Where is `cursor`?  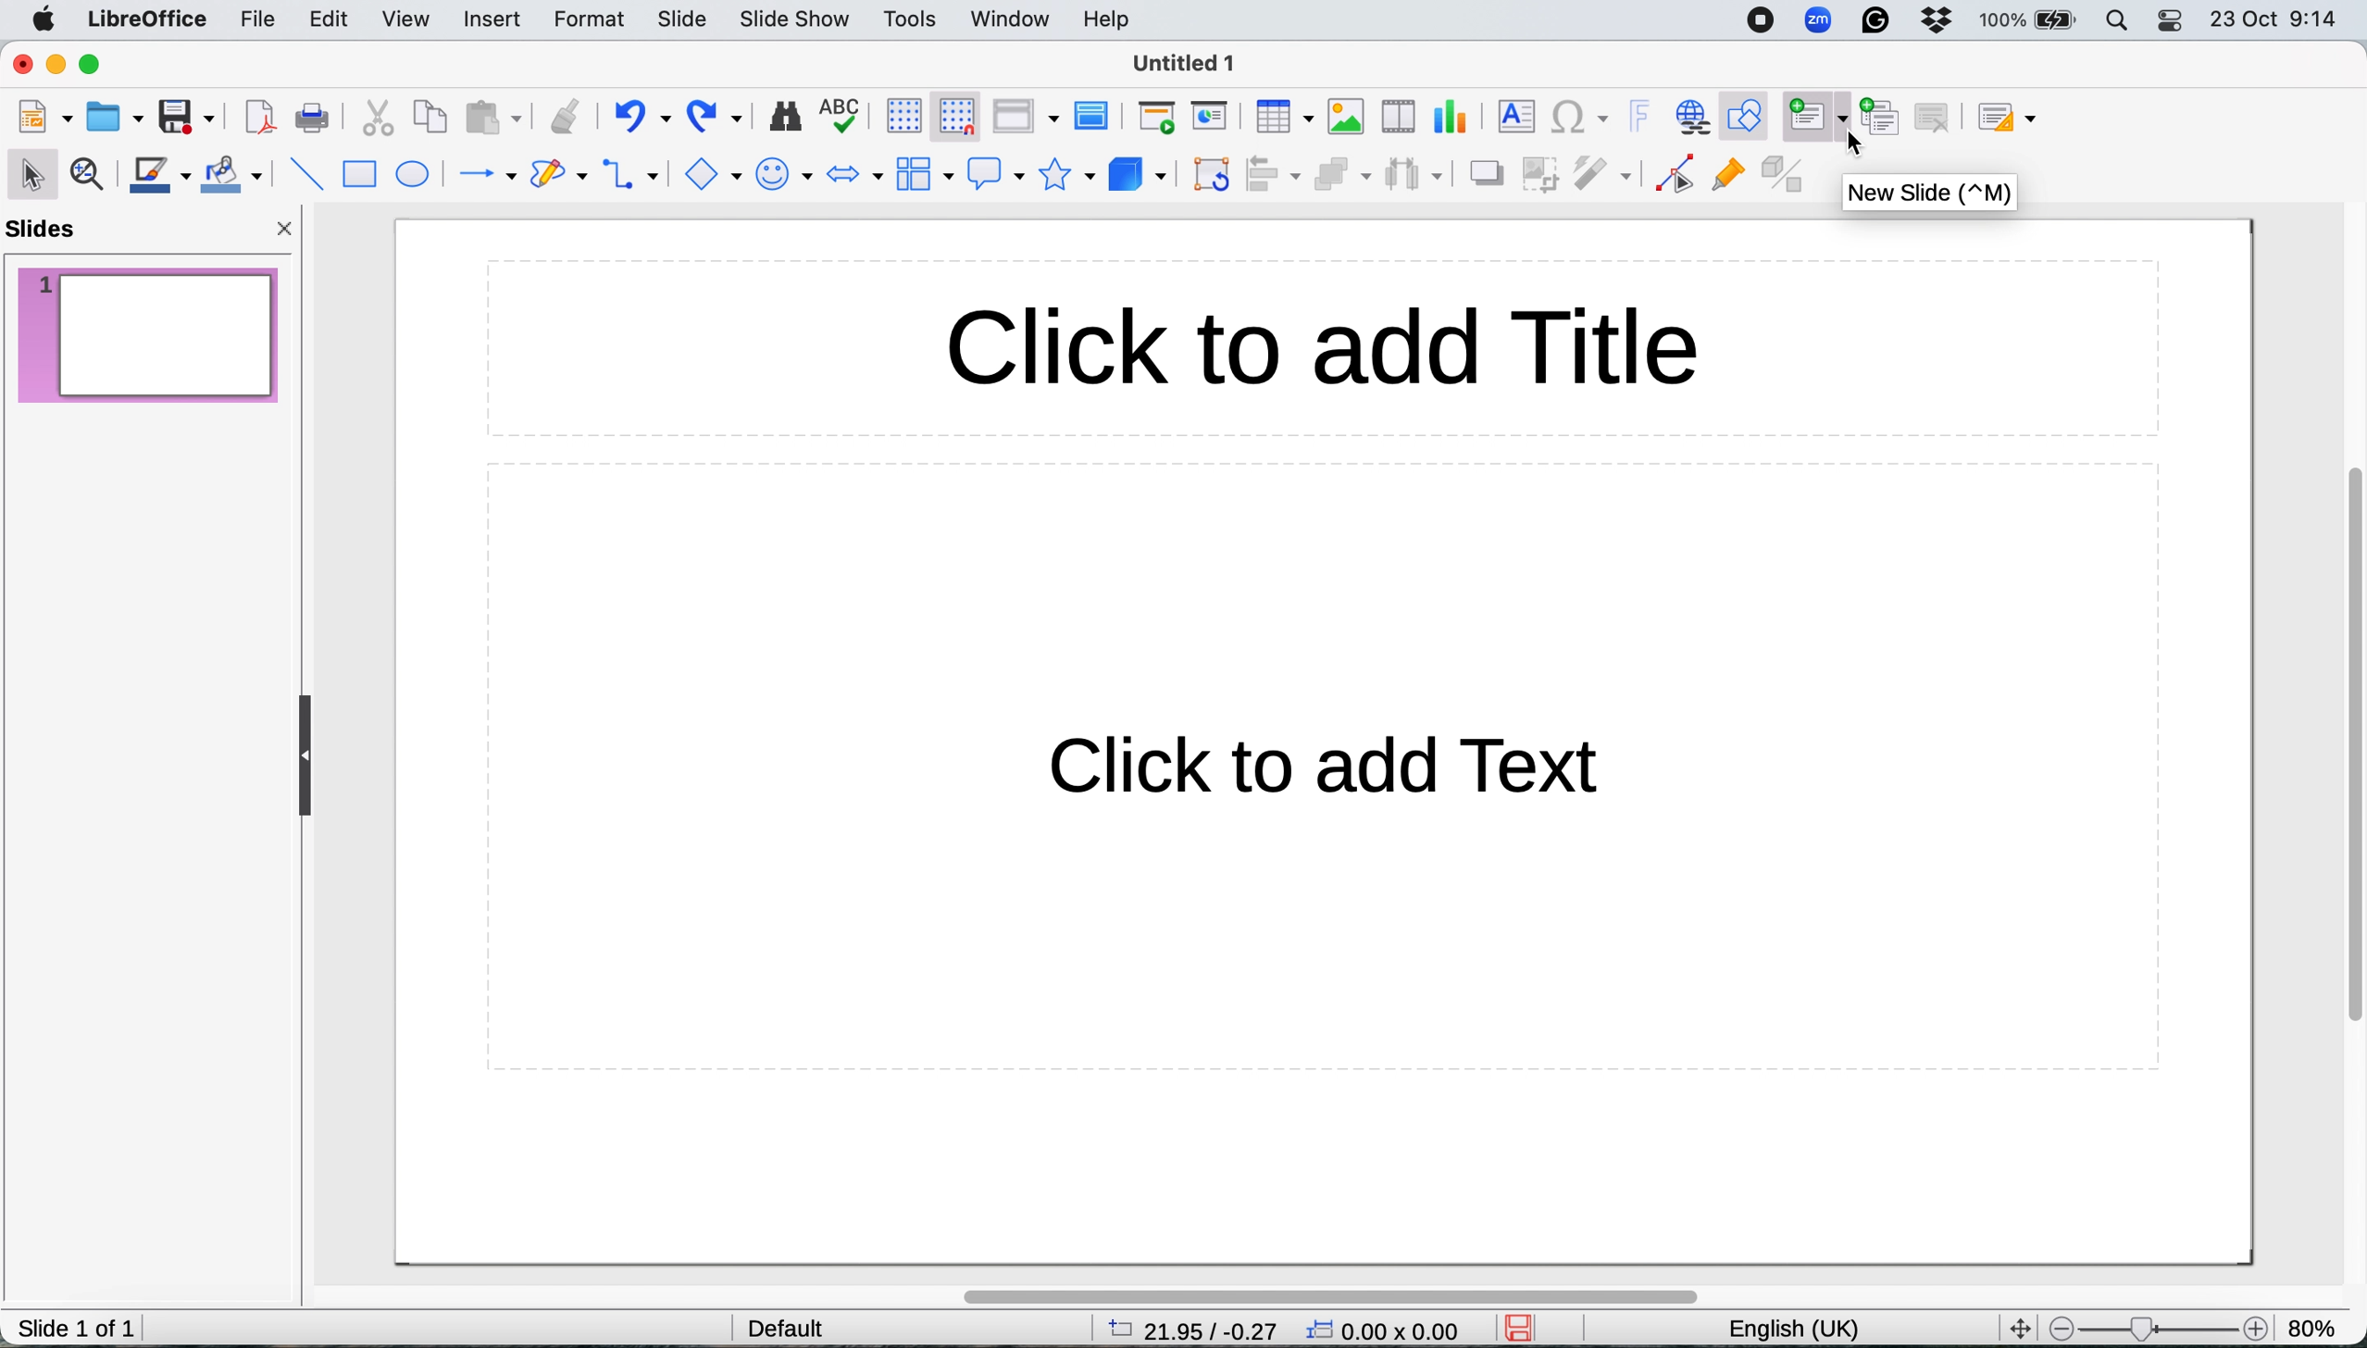 cursor is located at coordinates (1860, 145).